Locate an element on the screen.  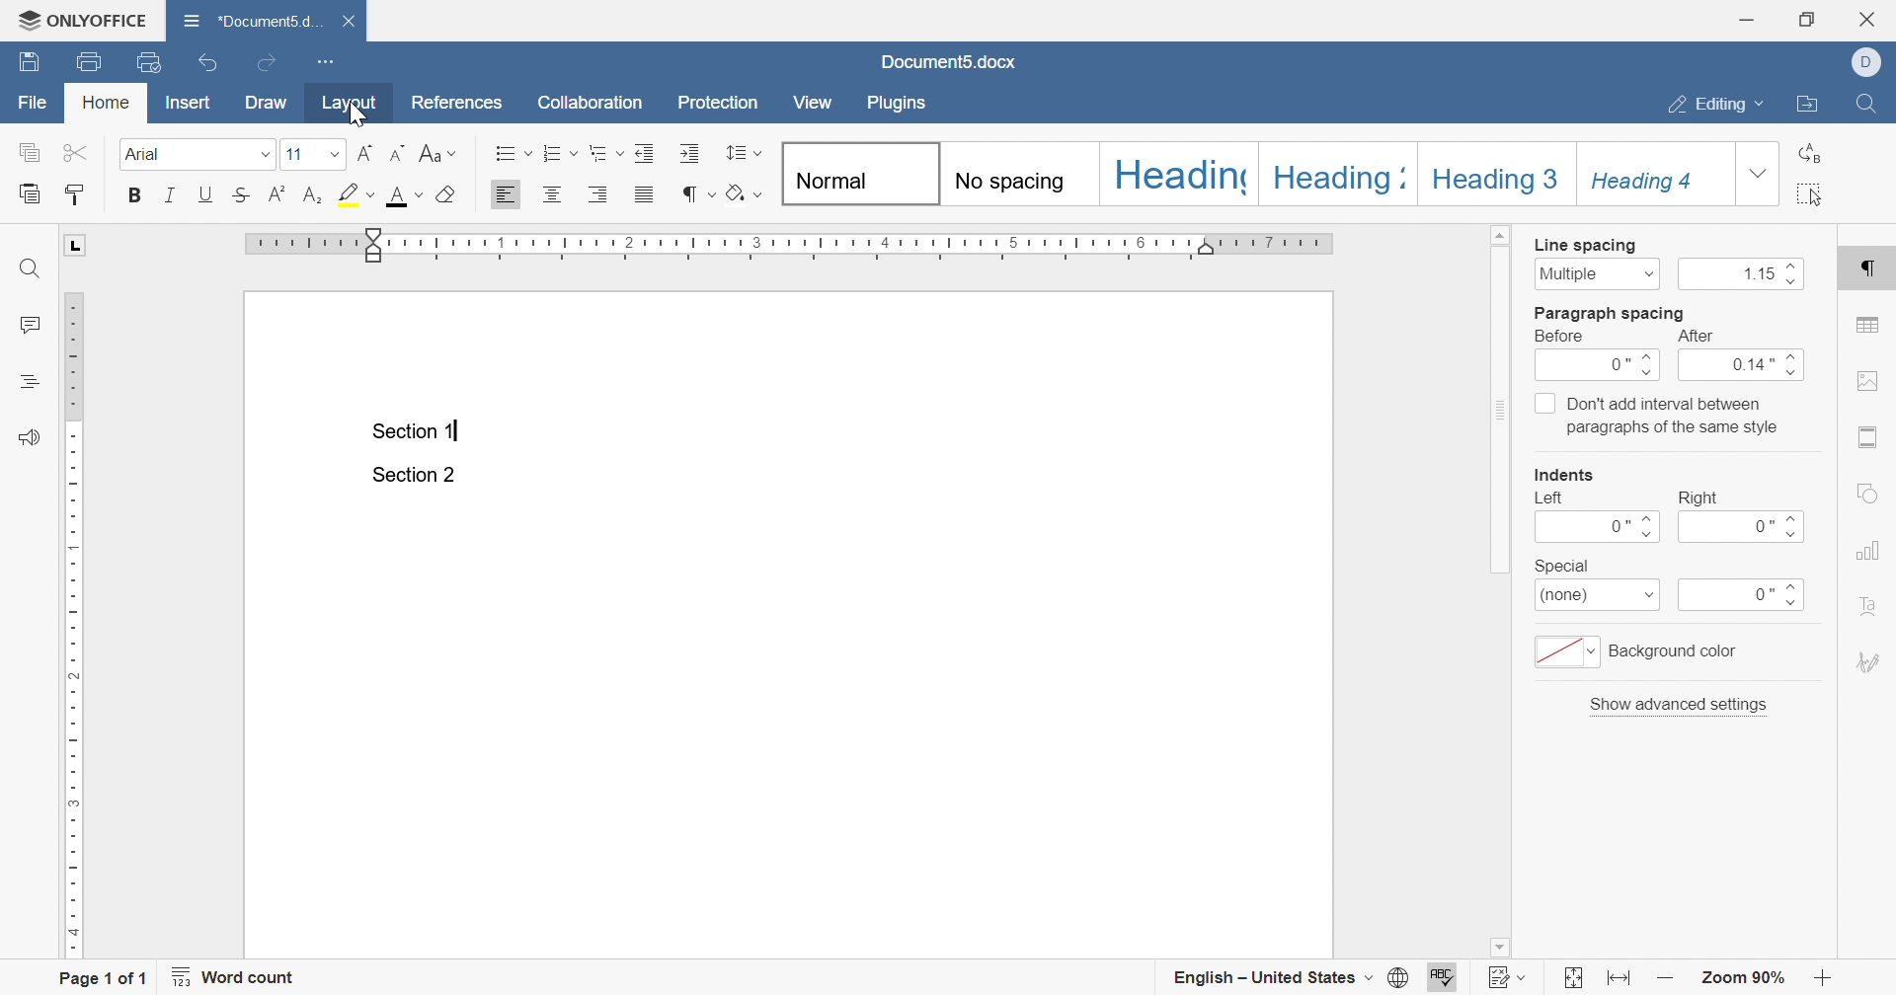
justified is located at coordinates (644, 194).